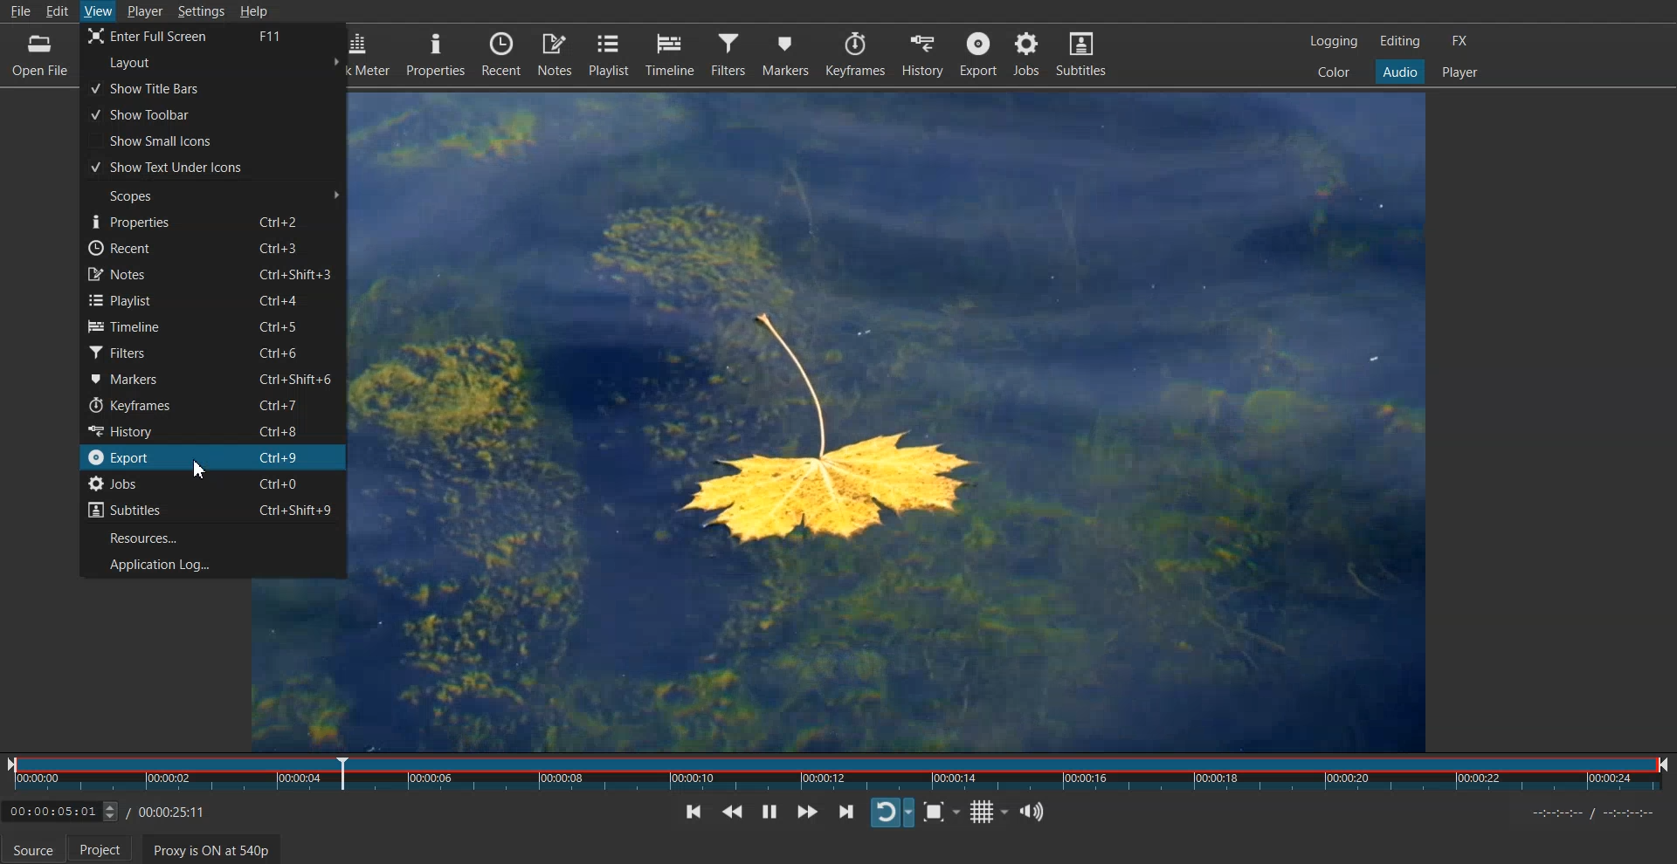 This screenshot has width=1677, height=864. What do you see at coordinates (100, 10) in the screenshot?
I see `View` at bounding box center [100, 10].